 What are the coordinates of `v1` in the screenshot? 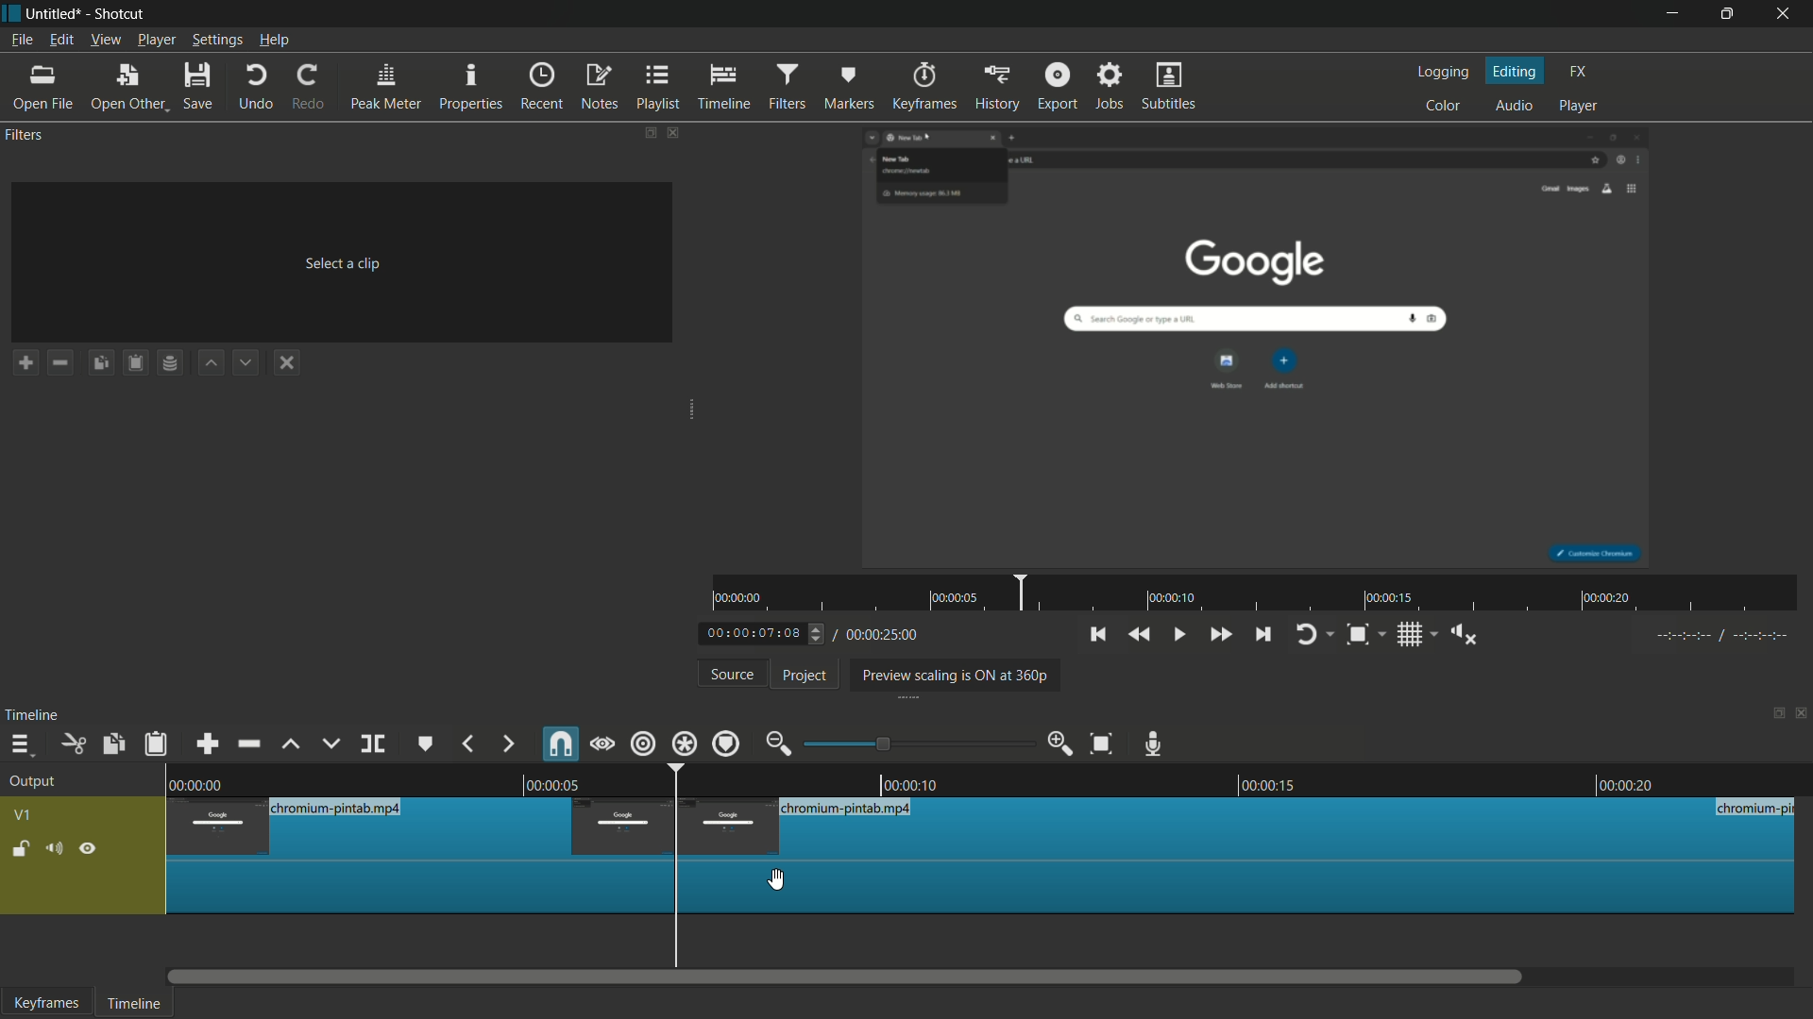 It's located at (25, 817).